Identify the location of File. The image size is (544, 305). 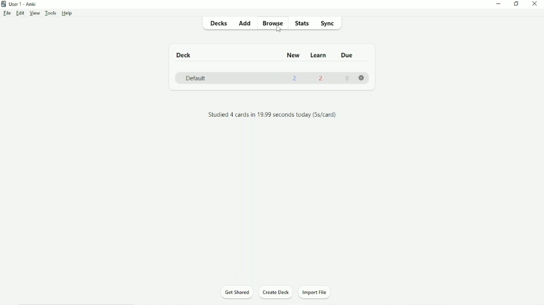
(7, 13).